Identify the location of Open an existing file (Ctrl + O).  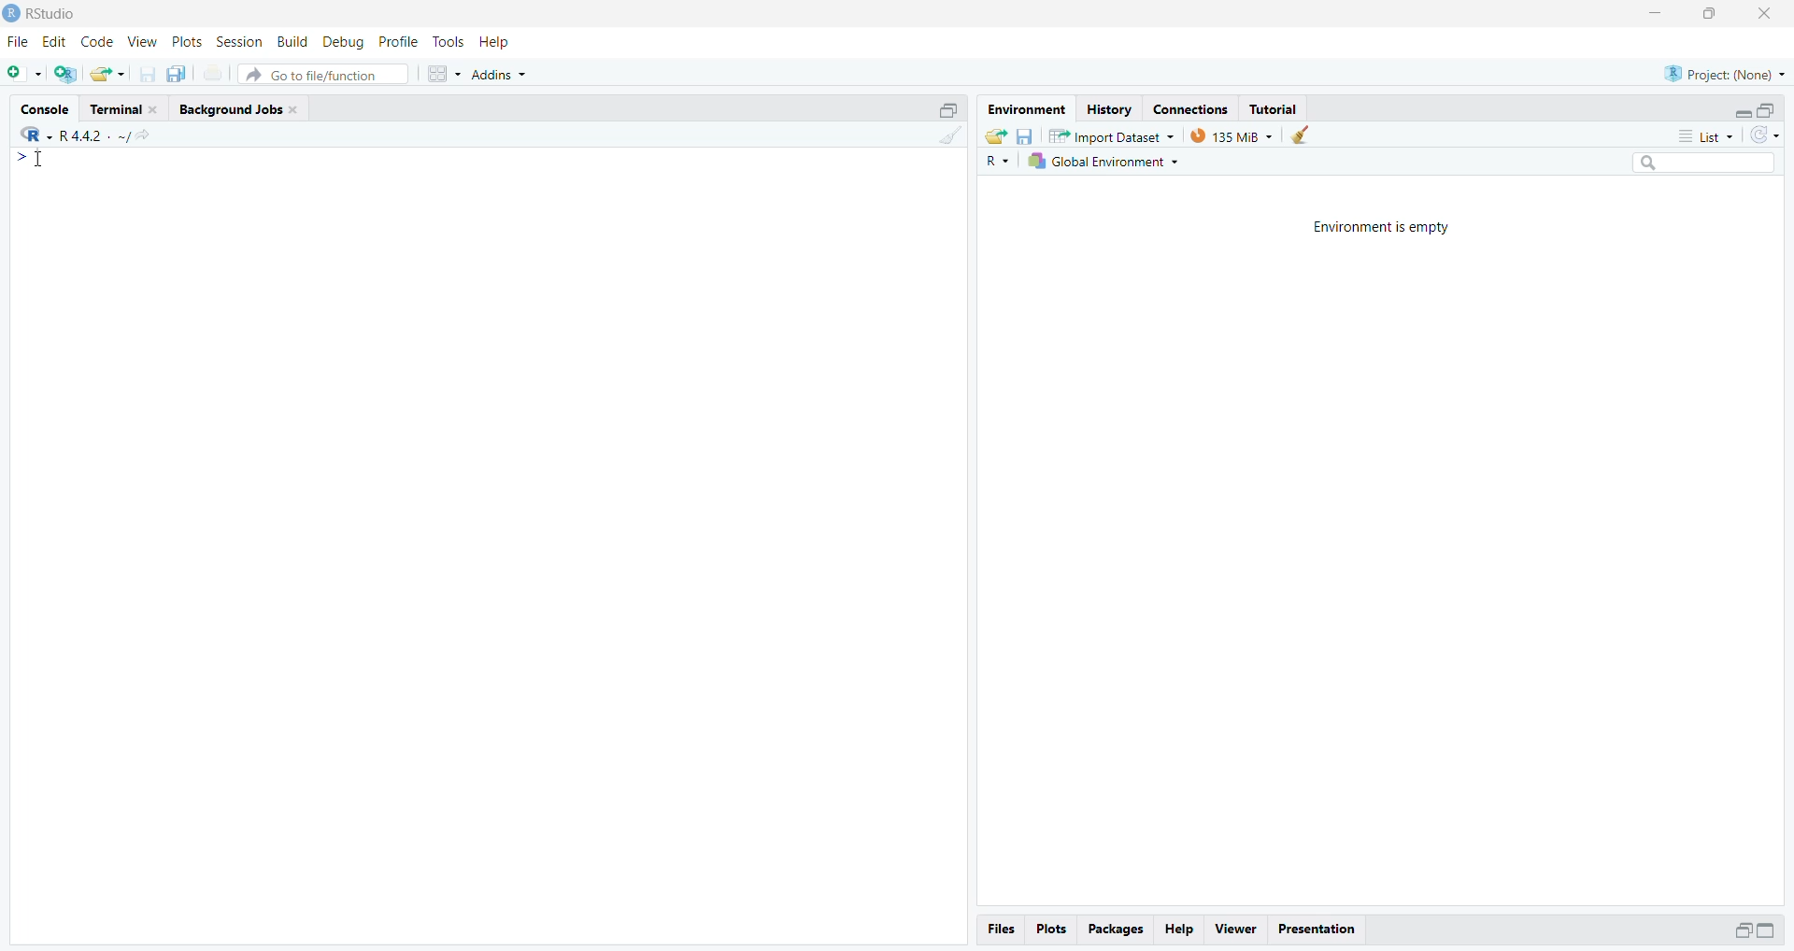
(109, 74).